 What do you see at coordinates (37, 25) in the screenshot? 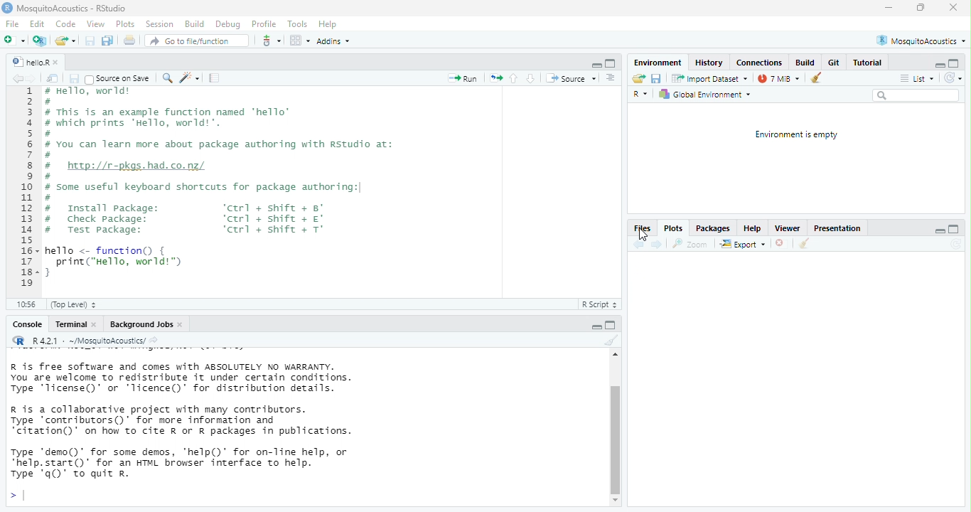
I see `edit` at bounding box center [37, 25].